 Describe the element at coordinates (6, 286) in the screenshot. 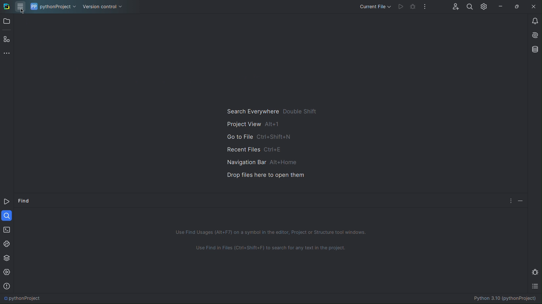

I see `Problems` at that location.